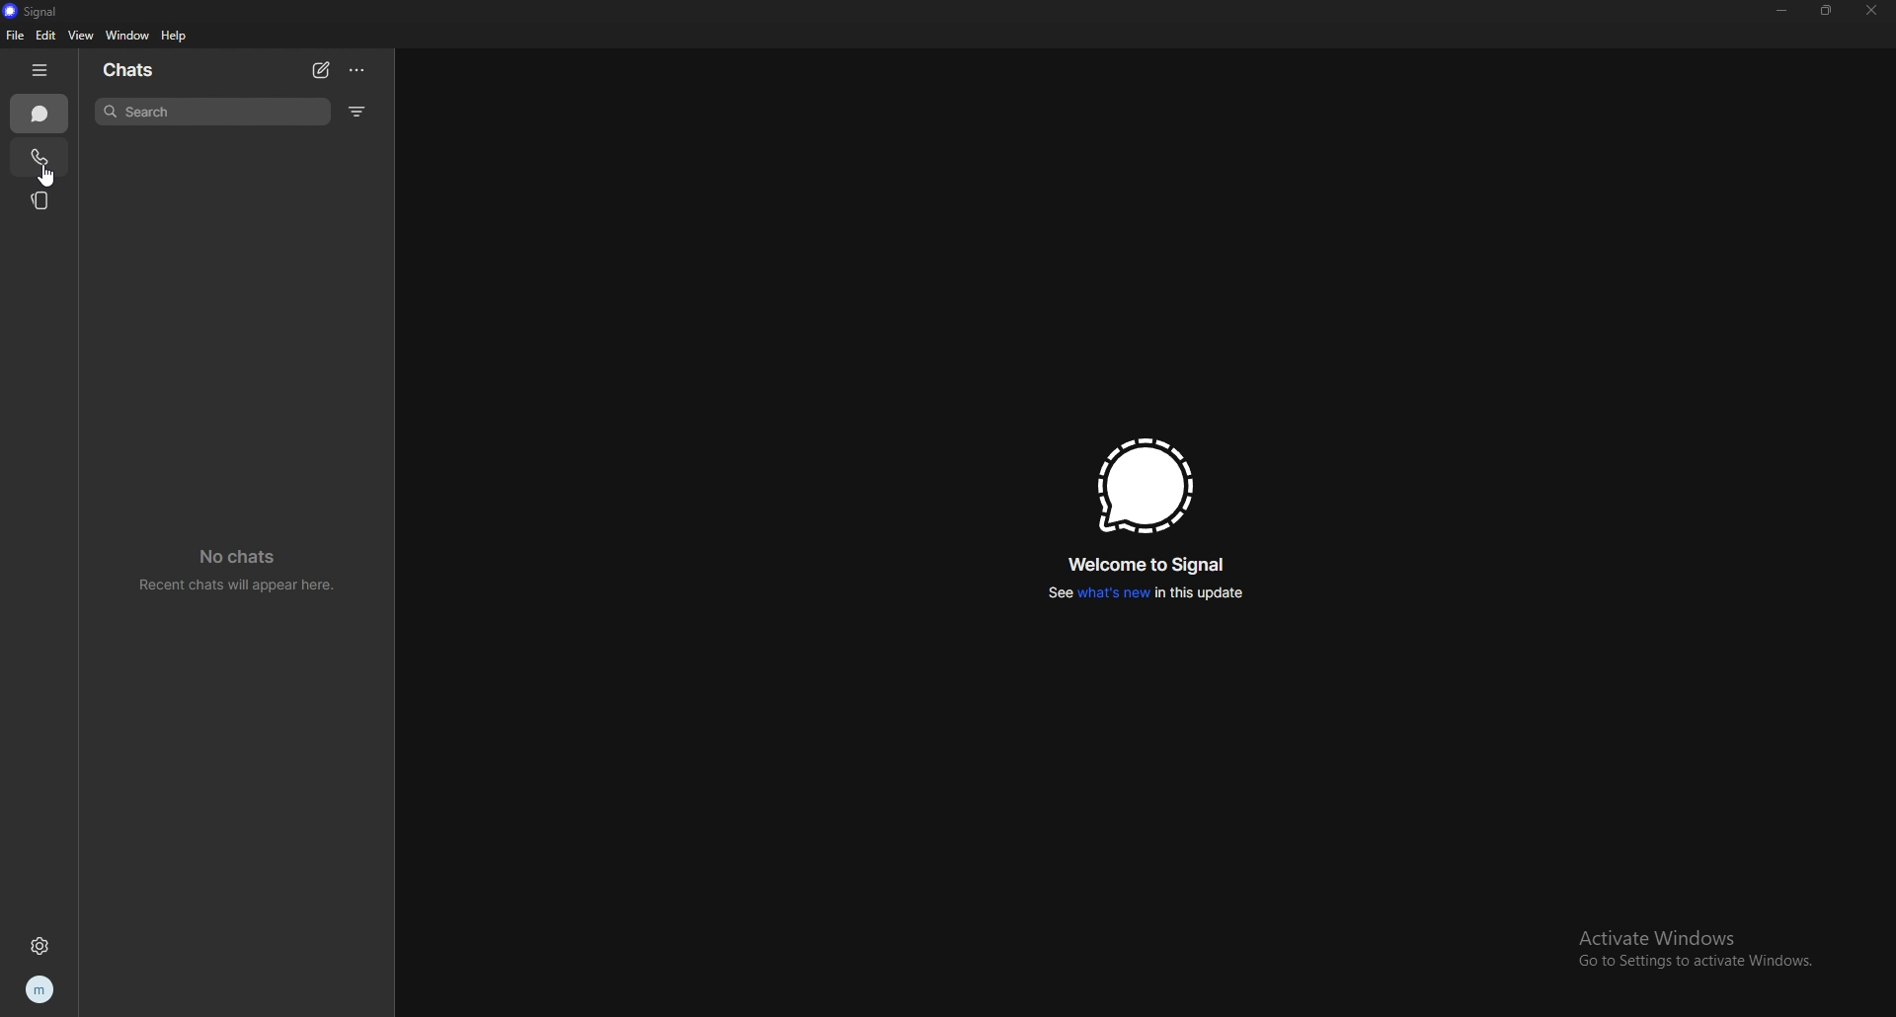 This screenshot has height=1017, width=1896. Describe the element at coordinates (1782, 11) in the screenshot. I see `minimize` at that location.